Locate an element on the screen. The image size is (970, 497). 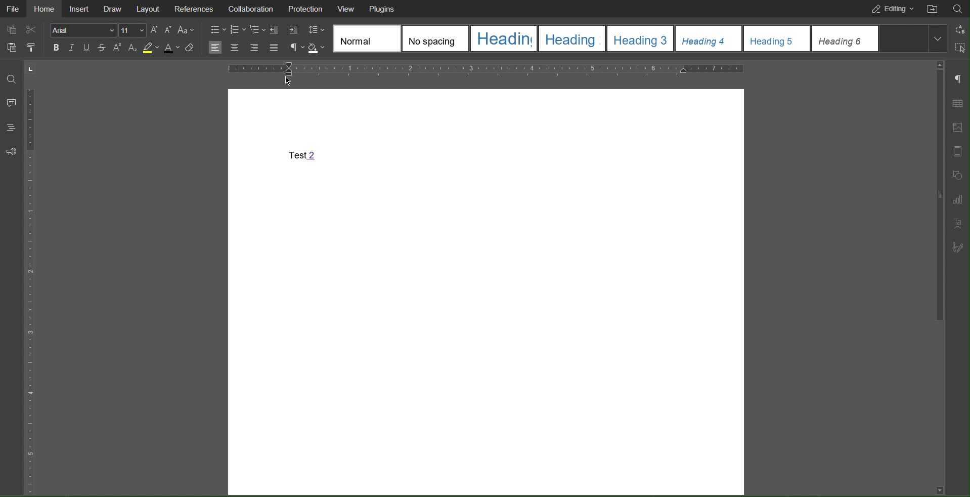
Heading 3 is located at coordinates (641, 38).